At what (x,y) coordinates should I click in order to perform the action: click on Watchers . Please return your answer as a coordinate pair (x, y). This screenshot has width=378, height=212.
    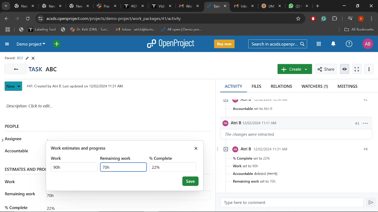
    Looking at the image, I should click on (316, 87).